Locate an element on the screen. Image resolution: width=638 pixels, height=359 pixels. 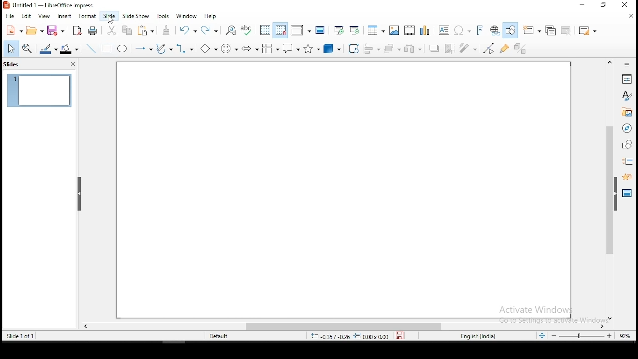
close window is located at coordinates (625, 4).